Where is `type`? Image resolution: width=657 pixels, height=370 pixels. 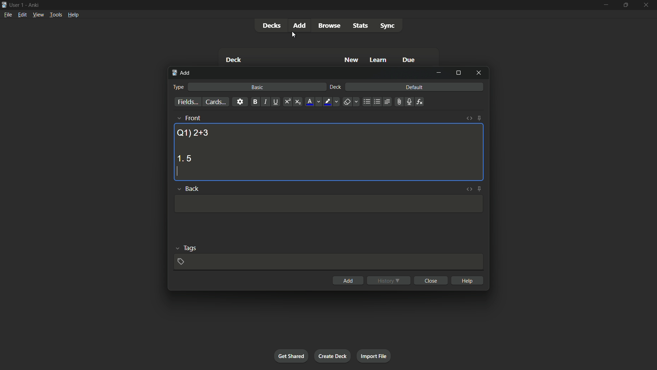 type is located at coordinates (178, 87).